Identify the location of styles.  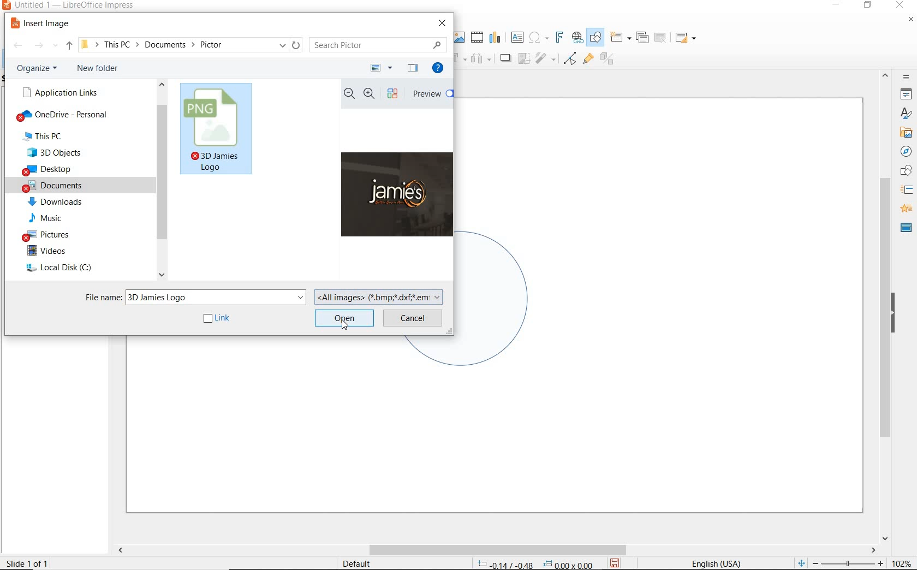
(906, 114).